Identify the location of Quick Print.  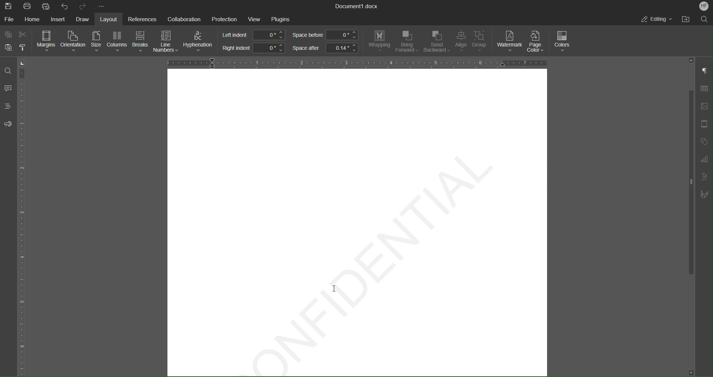
(47, 6).